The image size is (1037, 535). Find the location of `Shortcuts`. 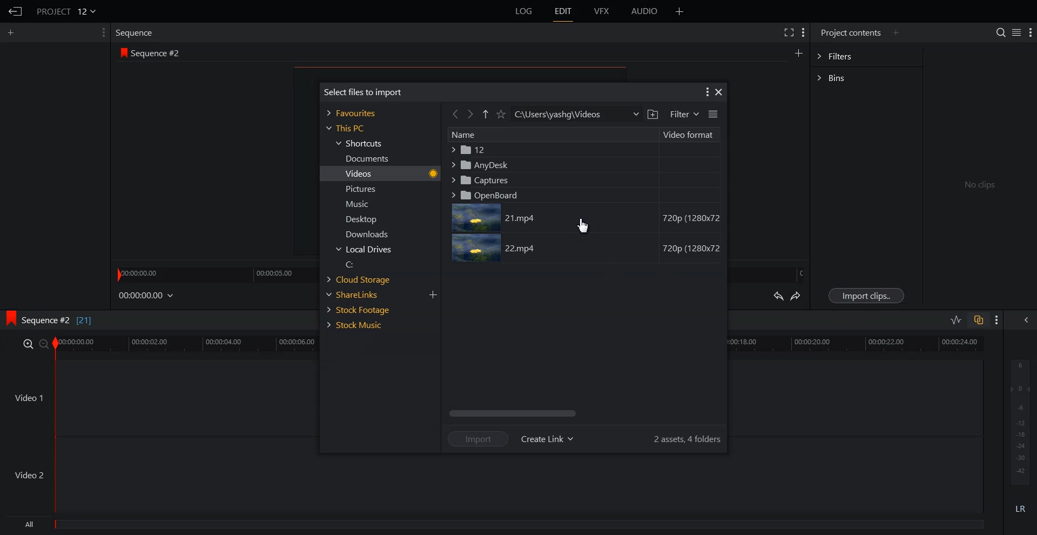

Shortcuts is located at coordinates (361, 143).